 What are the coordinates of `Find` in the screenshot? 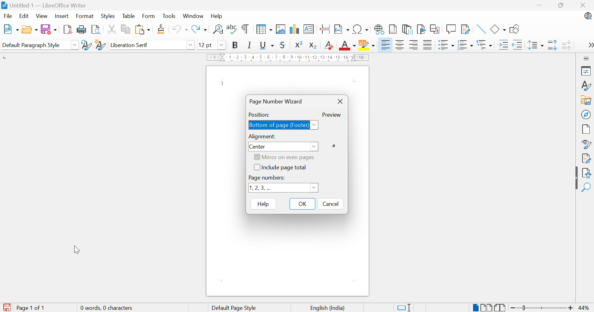 It's located at (587, 188).